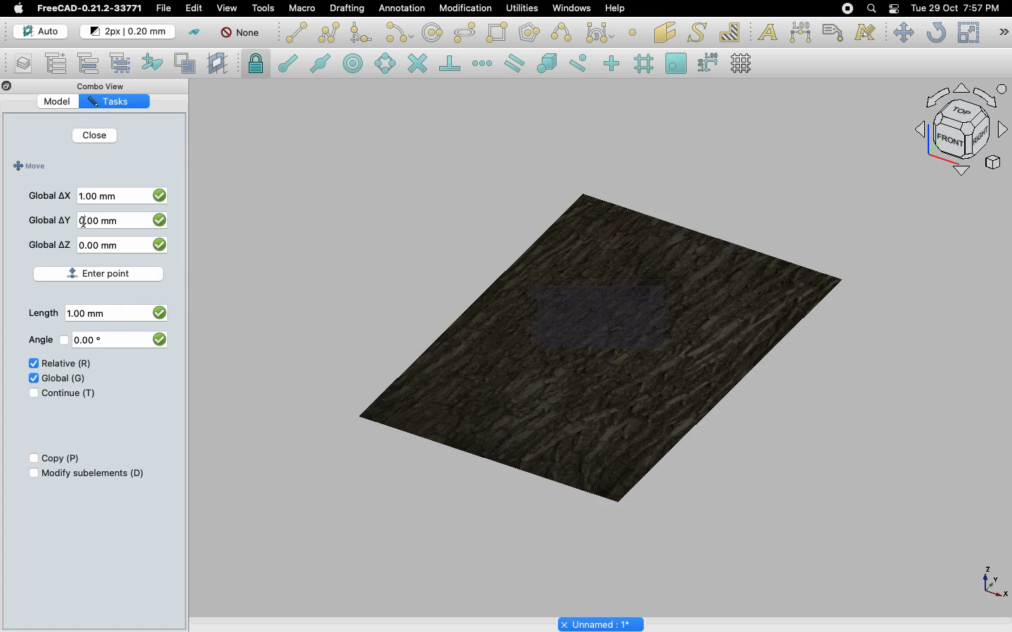 The image size is (1012, 632). Describe the element at coordinates (30, 459) in the screenshot. I see `Checkbox` at that location.